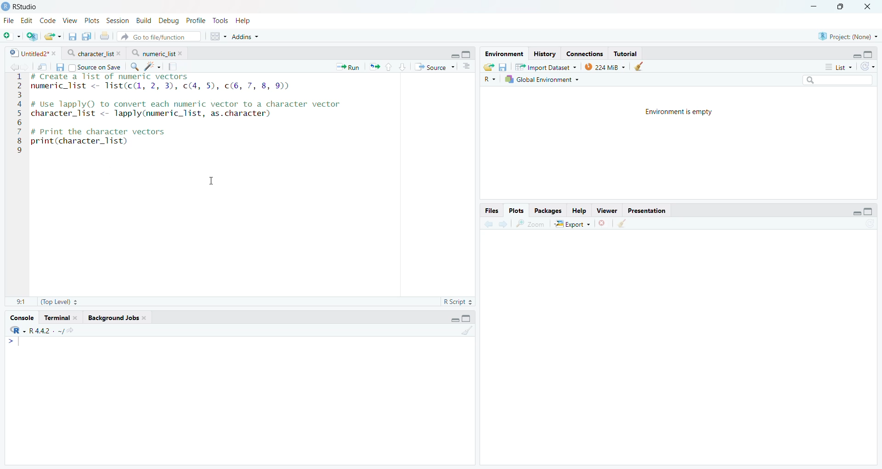 The image size is (882, 469). What do you see at coordinates (403, 66) in the screenshot?
I see `Go to next section` at bounding box center [403, 66].